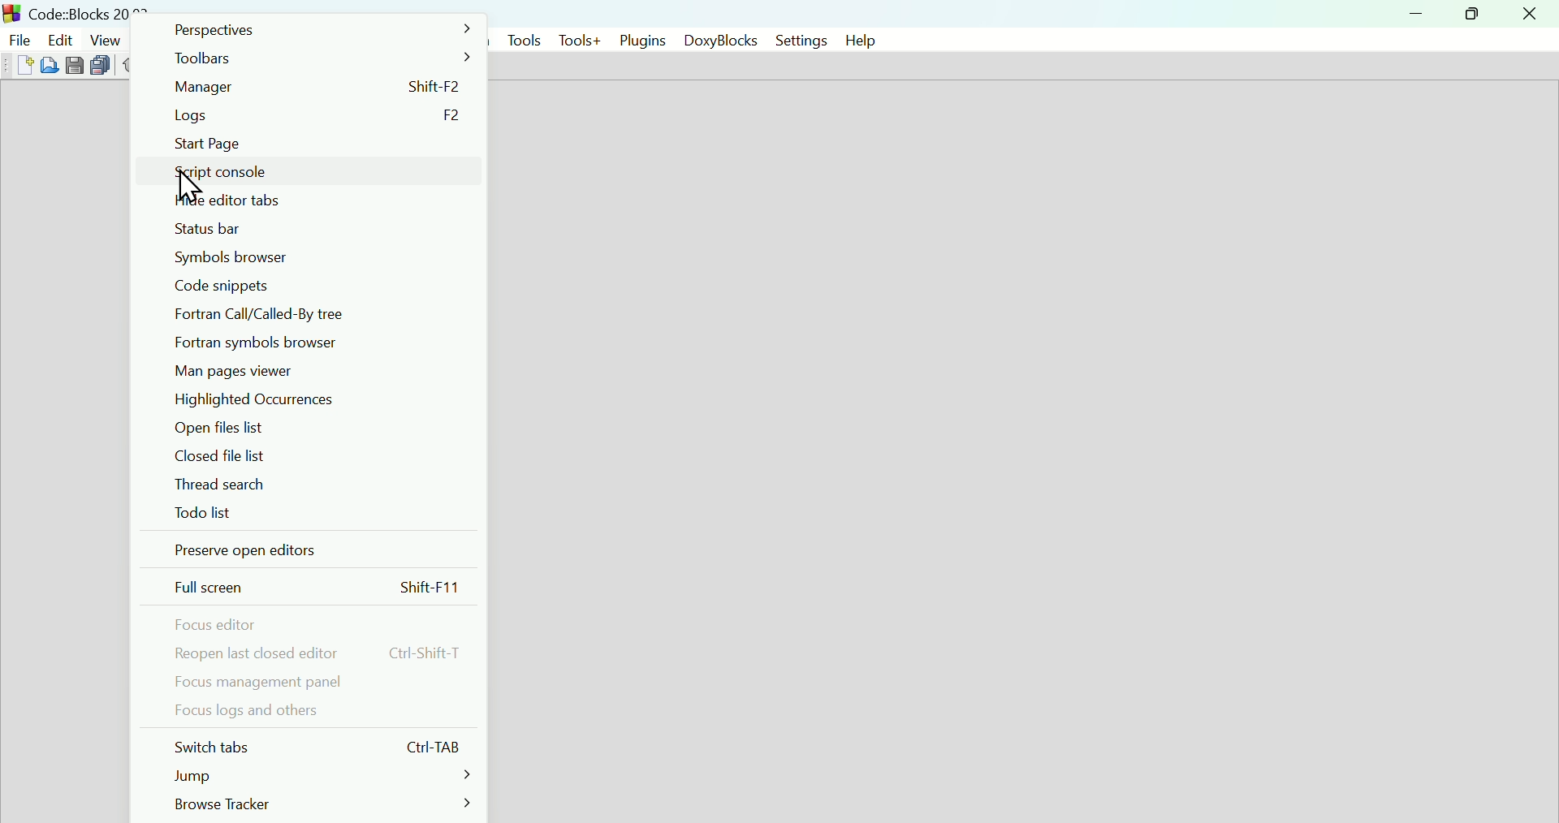  I want to click on Toolbars, so click(317, 57).